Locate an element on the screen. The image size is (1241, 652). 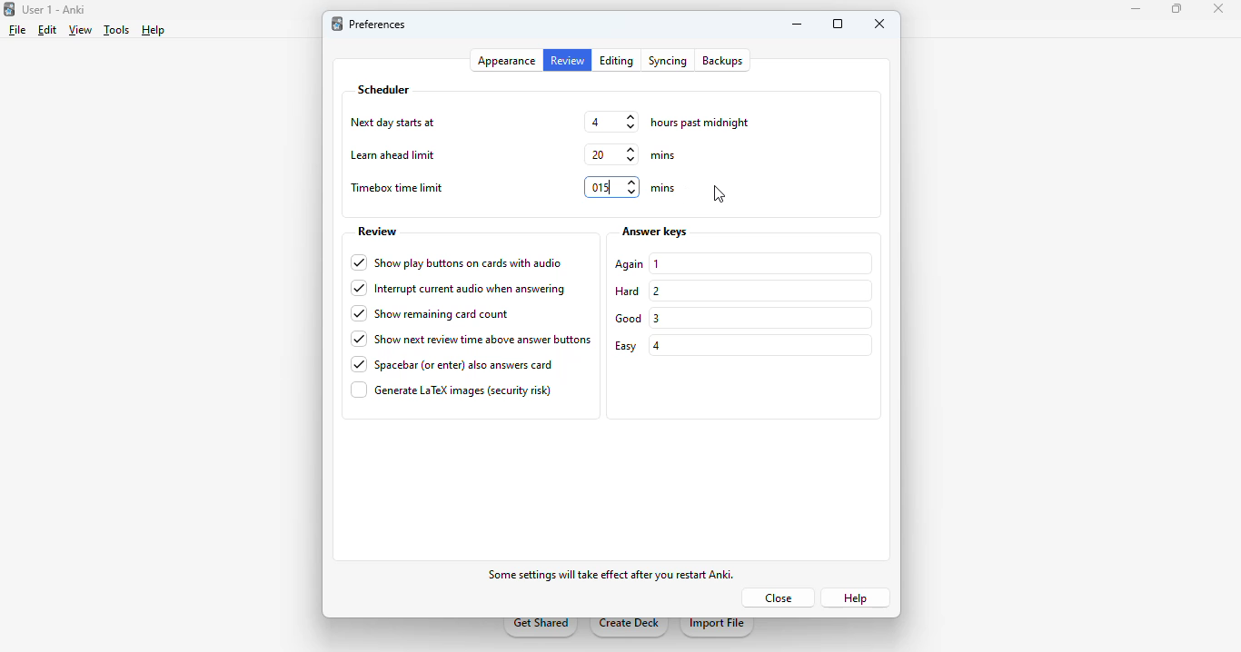
show play buttons on cards with audio is located at coordinates (456, 263).